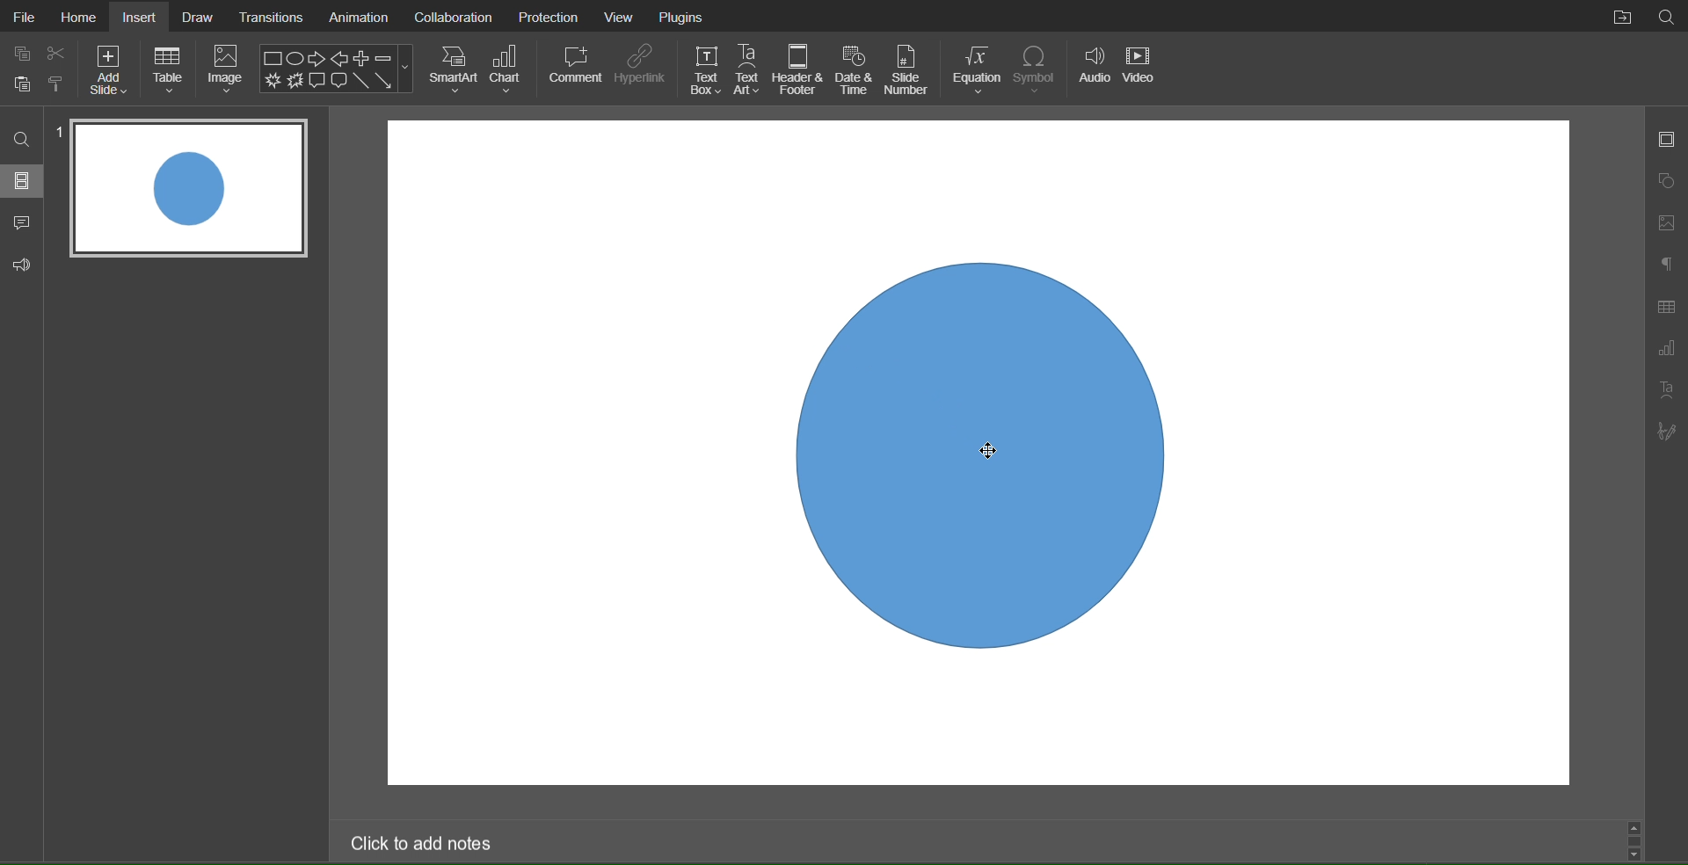 The image size is (1688, 865). What do you see at coordinates (1666, 351) in the screenshot?
I see `Graph Settings` at bounding box center [1666, 351].